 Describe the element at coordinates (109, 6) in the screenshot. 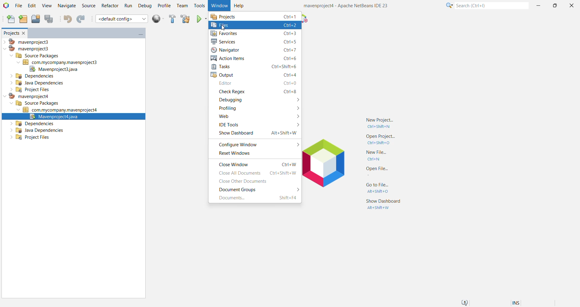

I see `Refactor` at that location.